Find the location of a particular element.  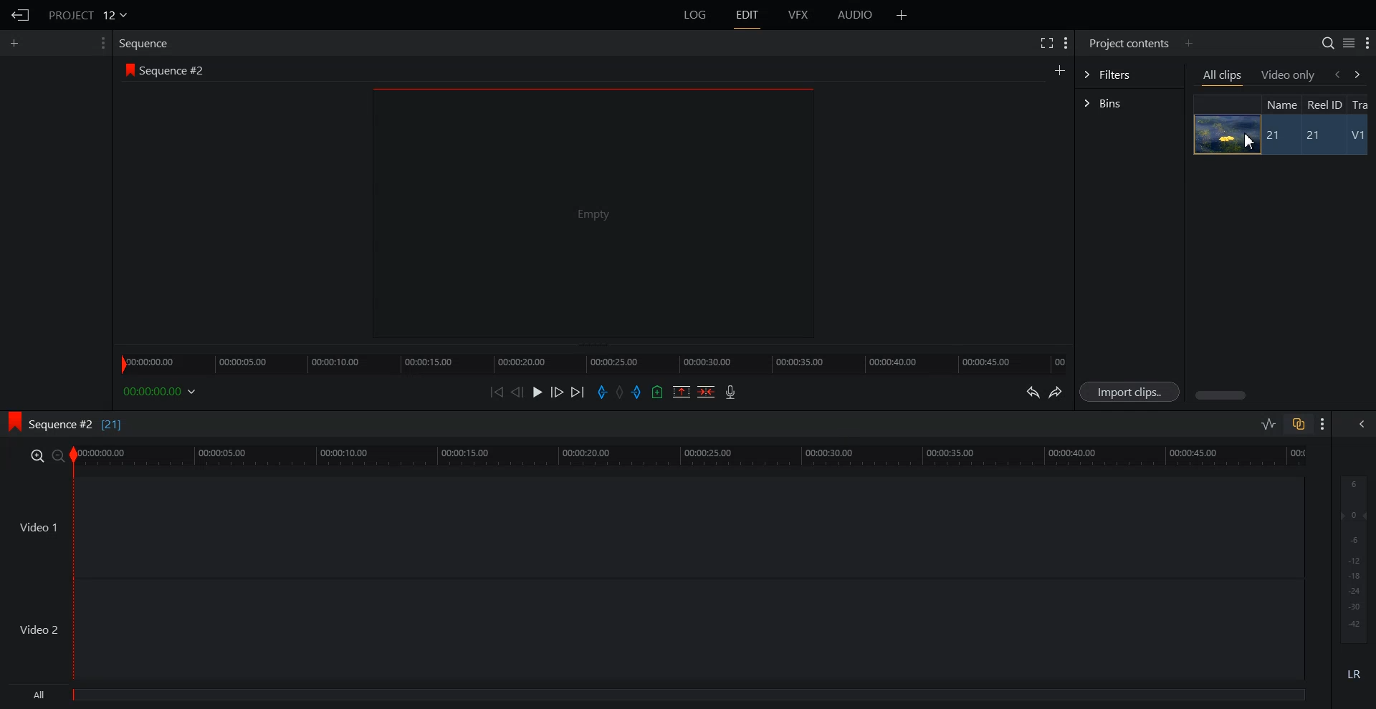

Record Audio is located at coordinates (729, 392).